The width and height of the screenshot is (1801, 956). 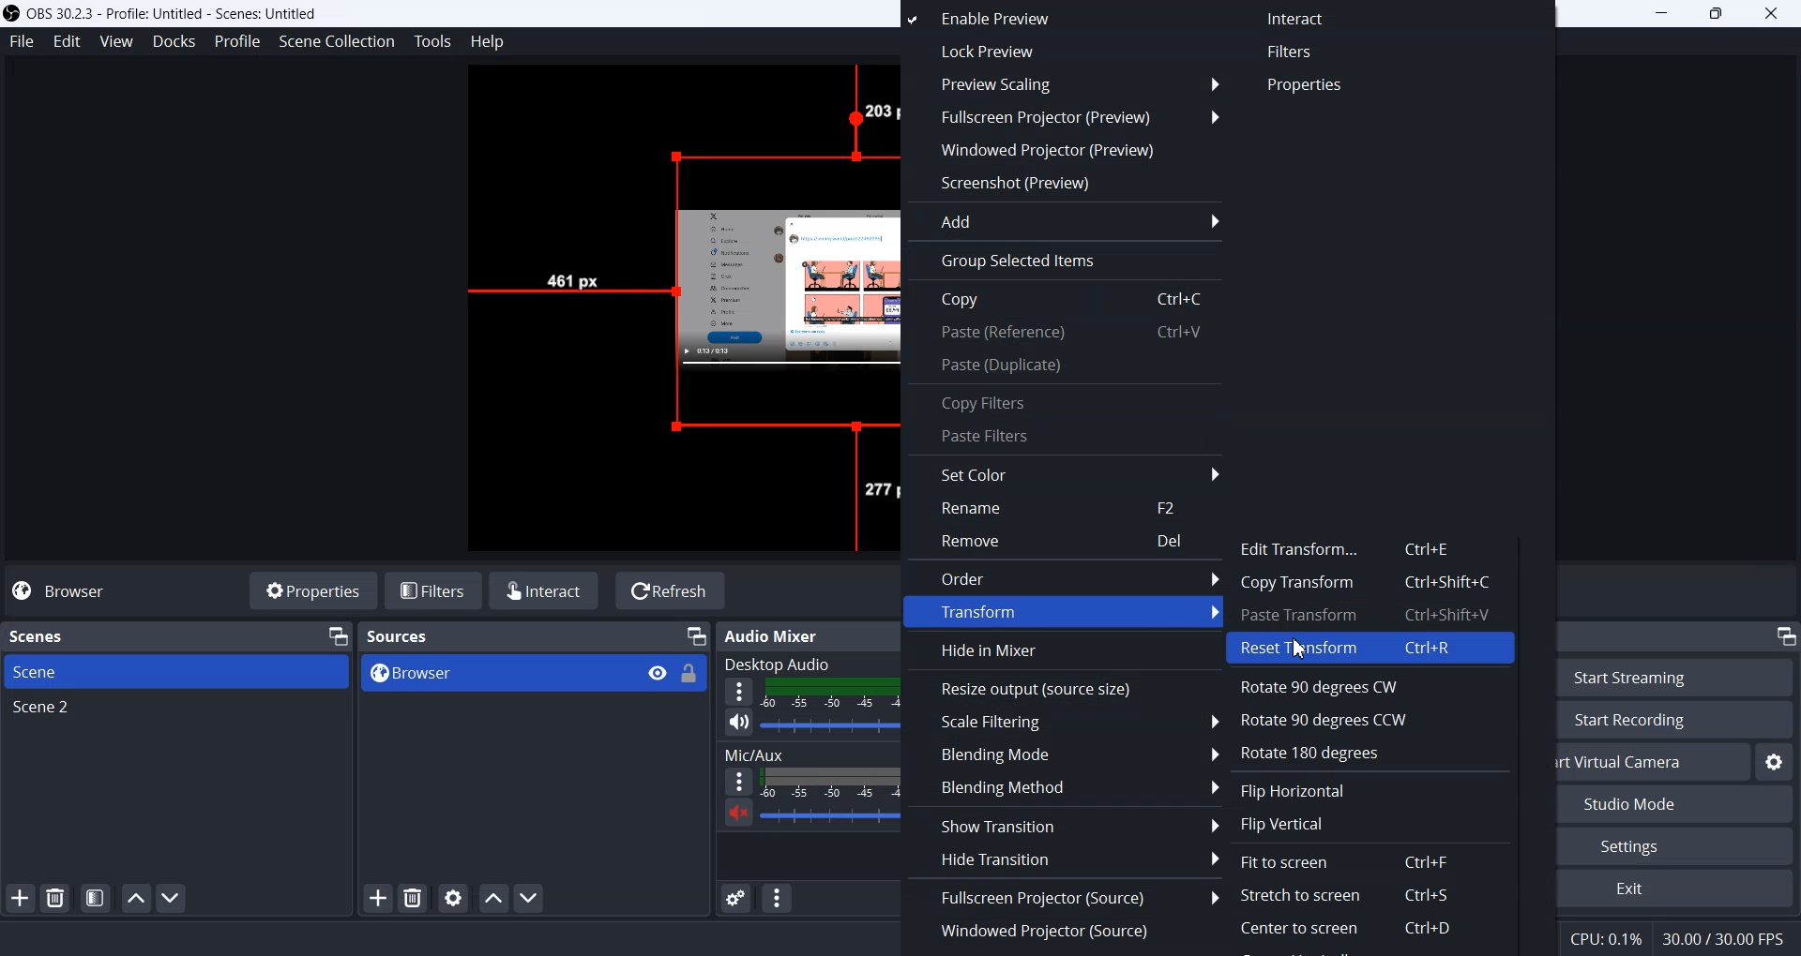 What do you see at coordinates (432, 42) in the screenshot?
I see `Tools` at bounding box center [432, 42].